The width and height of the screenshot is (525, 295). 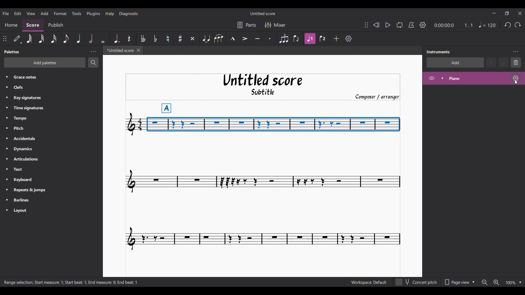 I want to click on Rewind, so click(x=376, y=25).